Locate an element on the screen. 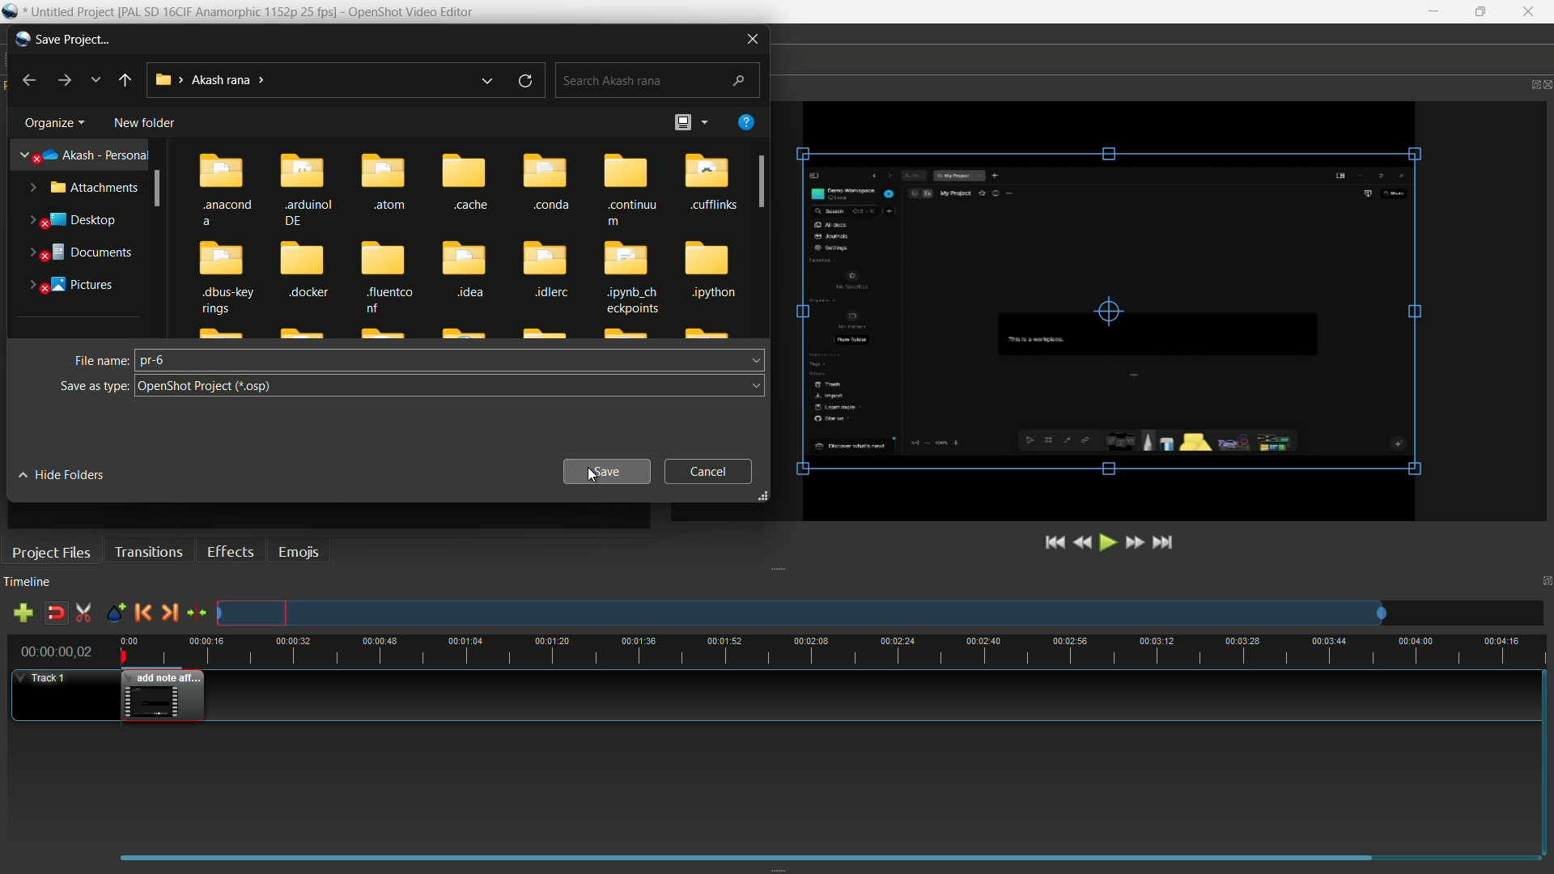  .dbus-key
rings is located at coordinates (226, 278).